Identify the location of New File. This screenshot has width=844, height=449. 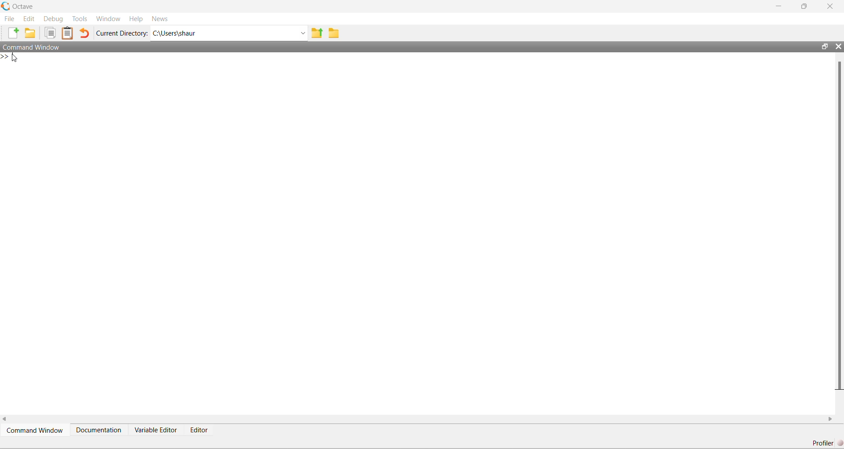
(12, 33).